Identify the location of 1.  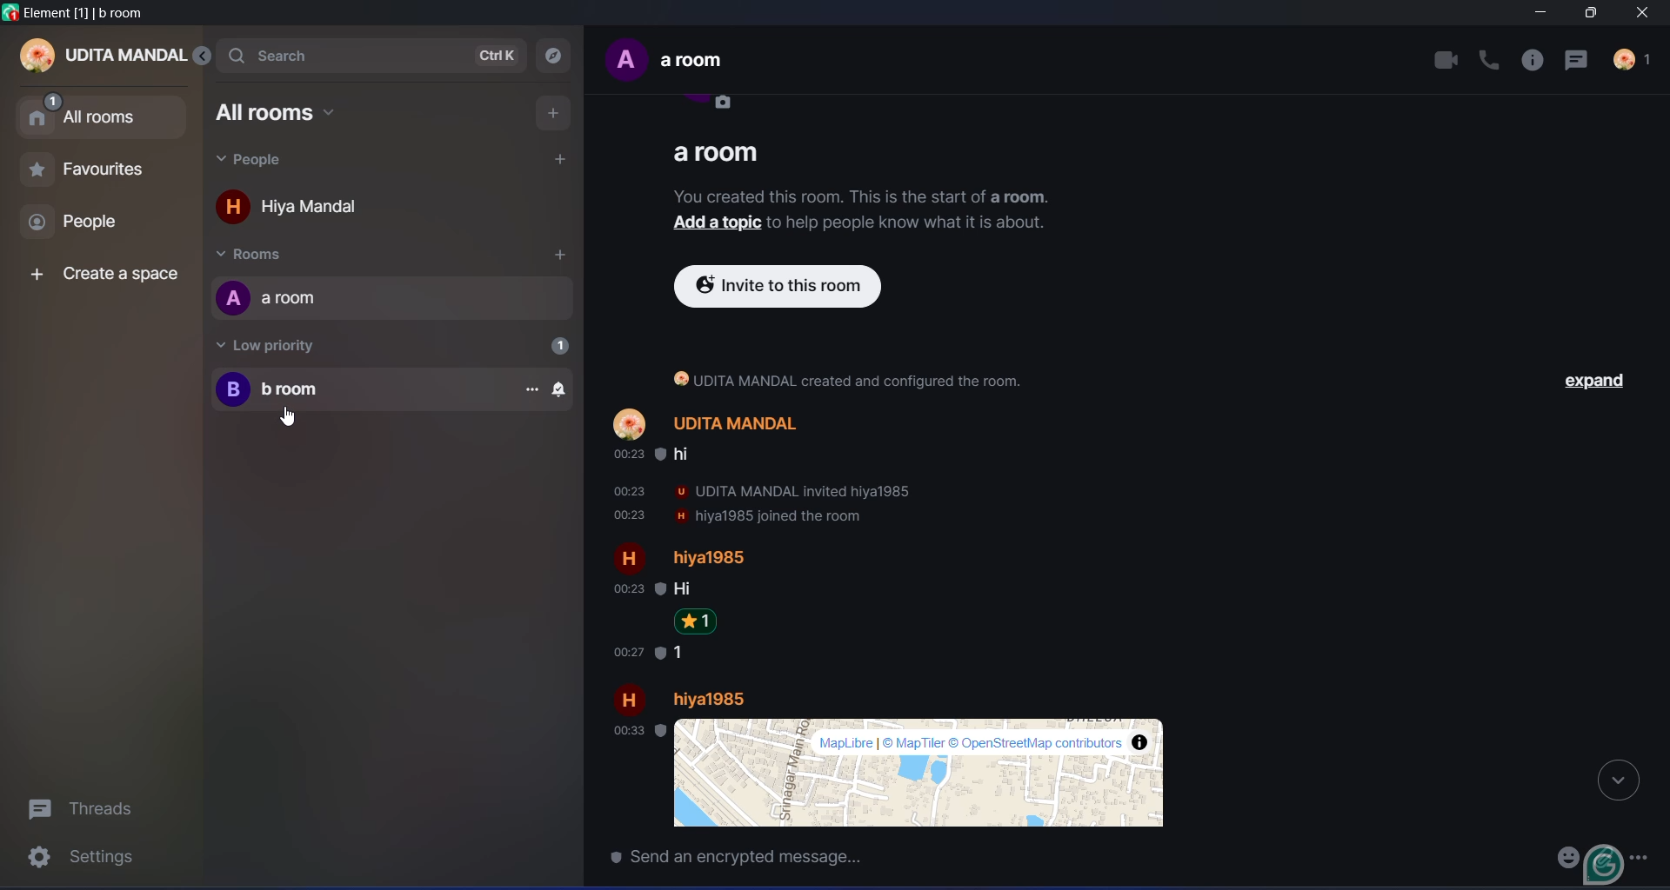
(557, 345).